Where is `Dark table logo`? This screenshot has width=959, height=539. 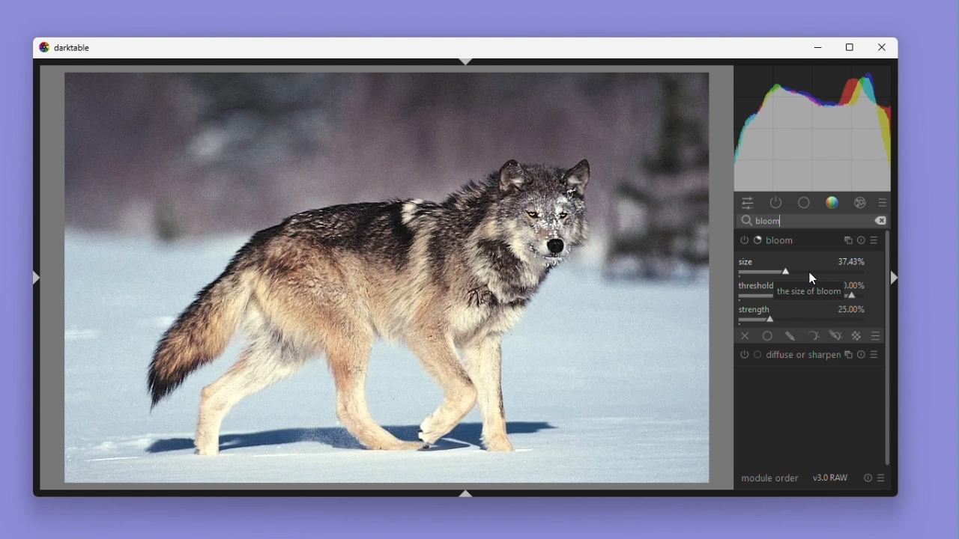
Dark table logo is located at coordinates (40, 48).